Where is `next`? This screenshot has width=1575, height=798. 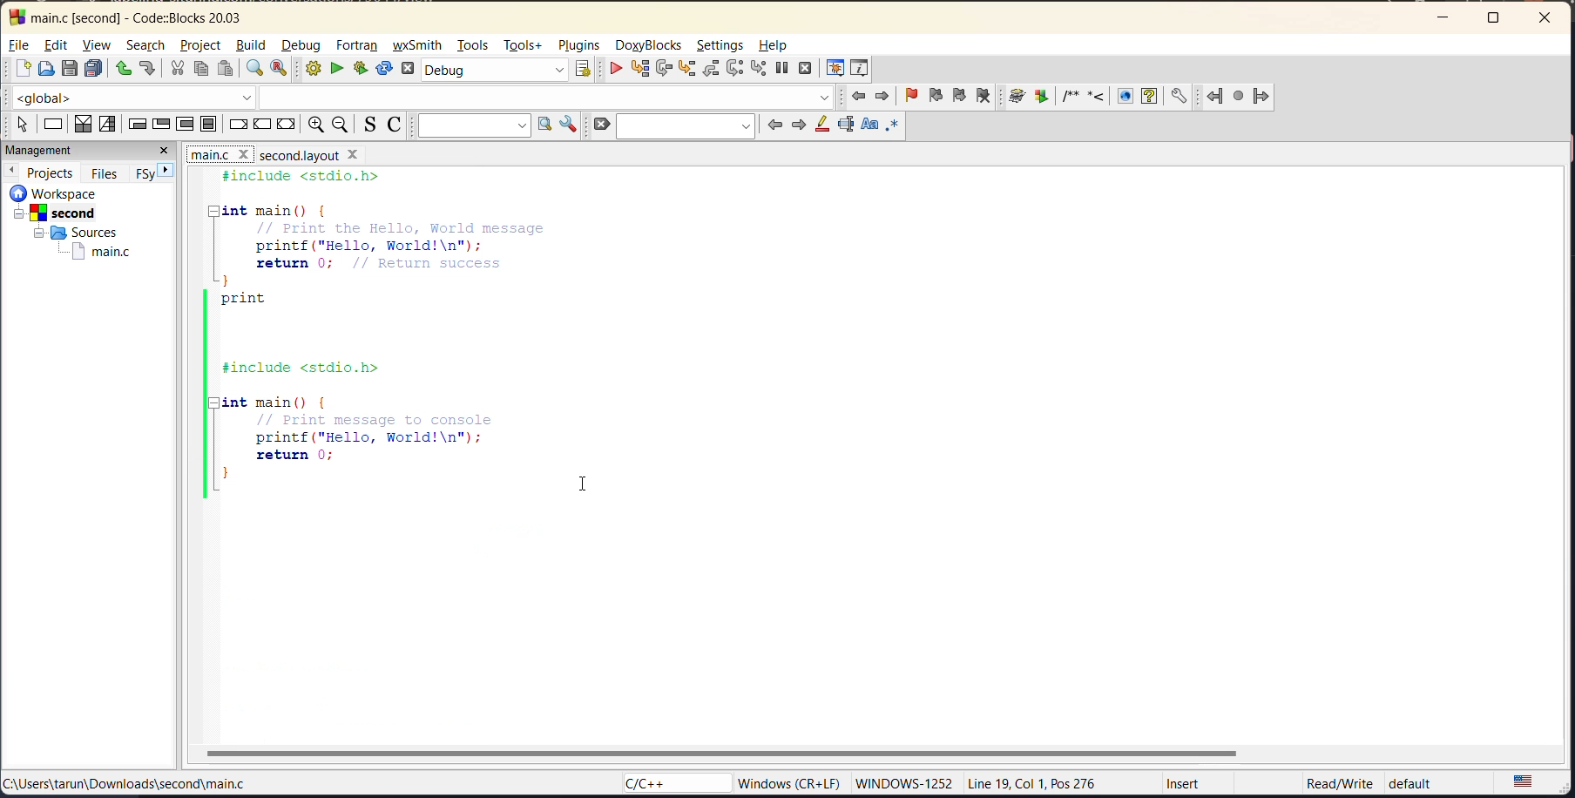
next is located at coordinates (166, 169).